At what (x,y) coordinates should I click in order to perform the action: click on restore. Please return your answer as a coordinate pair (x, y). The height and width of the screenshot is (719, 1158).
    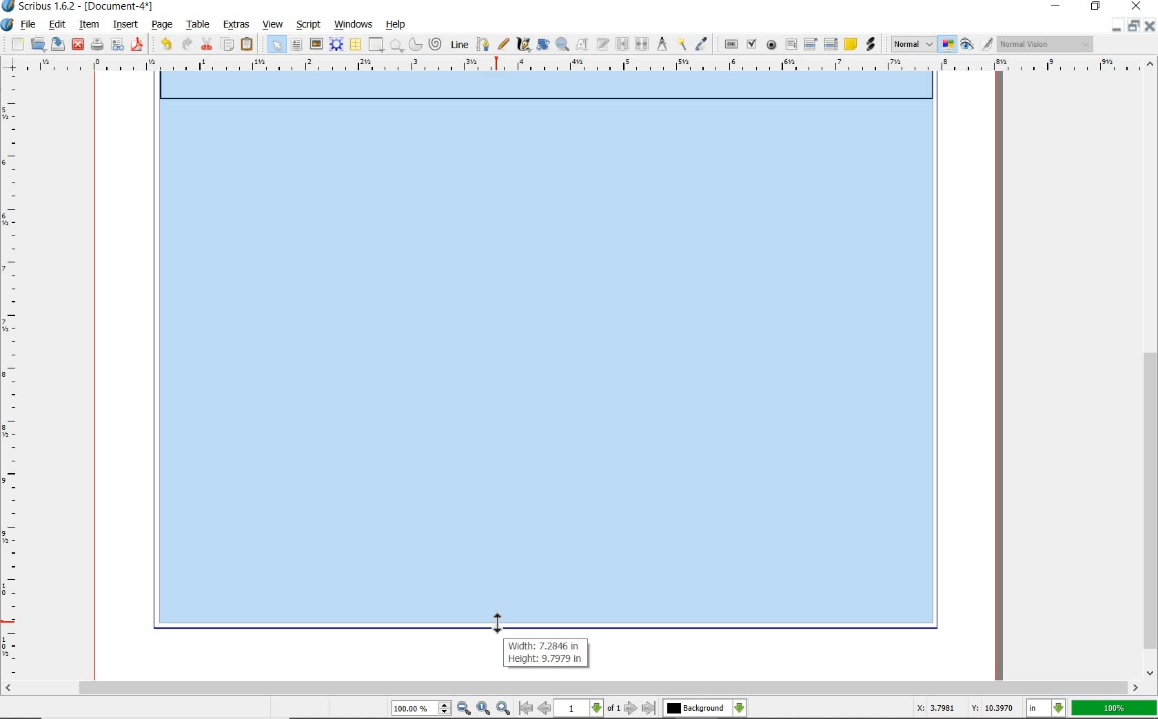
    Looking at the image, I should click on (1134, 26).